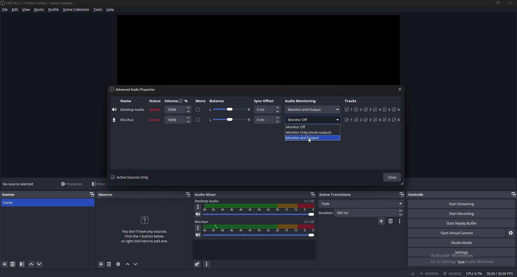 This screenshot has width=517, height=277. What do you see at coordinates (313, 138) in the screenshot?
I see `monitor and output` at bounding box center [313, 138].